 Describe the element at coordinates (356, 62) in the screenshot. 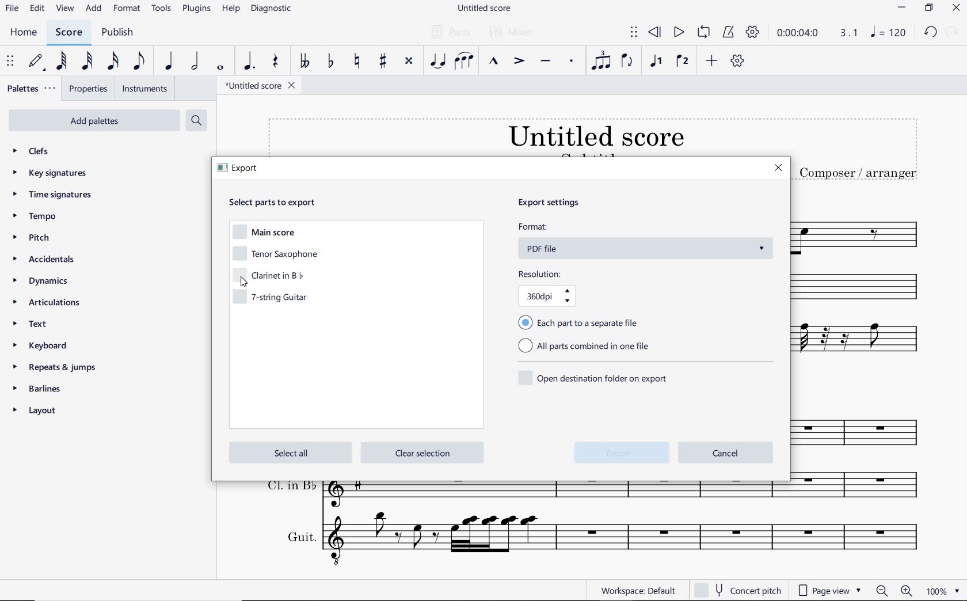

I see `TOGGLE NATURAL` at that location.